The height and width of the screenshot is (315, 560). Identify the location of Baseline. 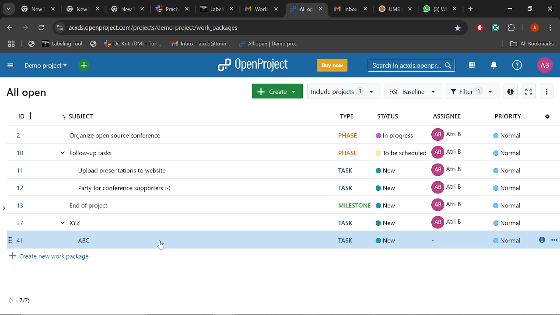
(415, 92).